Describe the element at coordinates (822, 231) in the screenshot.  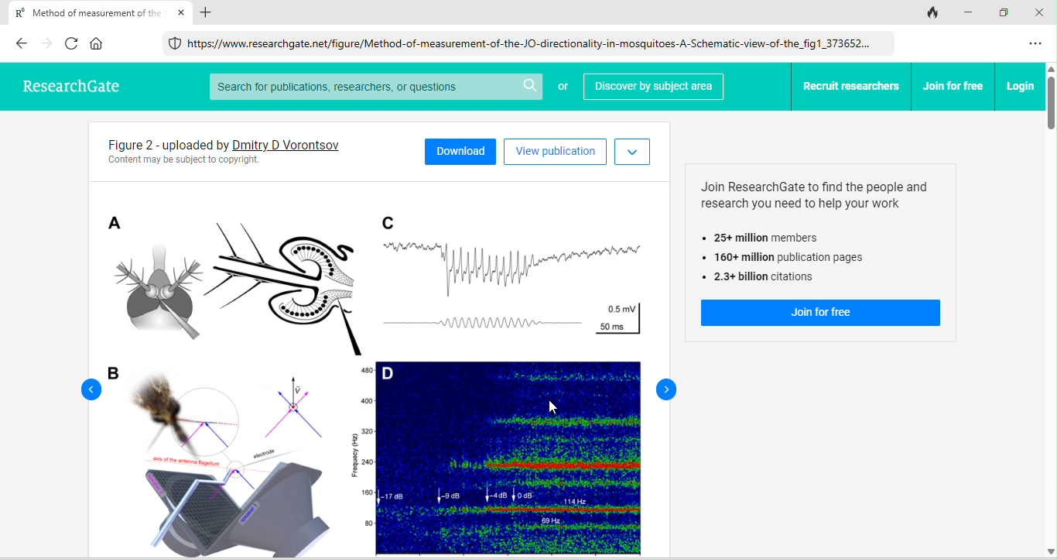
I see `Here is the transcription of the image:  ---  **Join ResearchGate to find the people and research you need to help your work**  - 25+ million members   - 160+ million publication pages   - 2.3+ billion citations  ` at that location.